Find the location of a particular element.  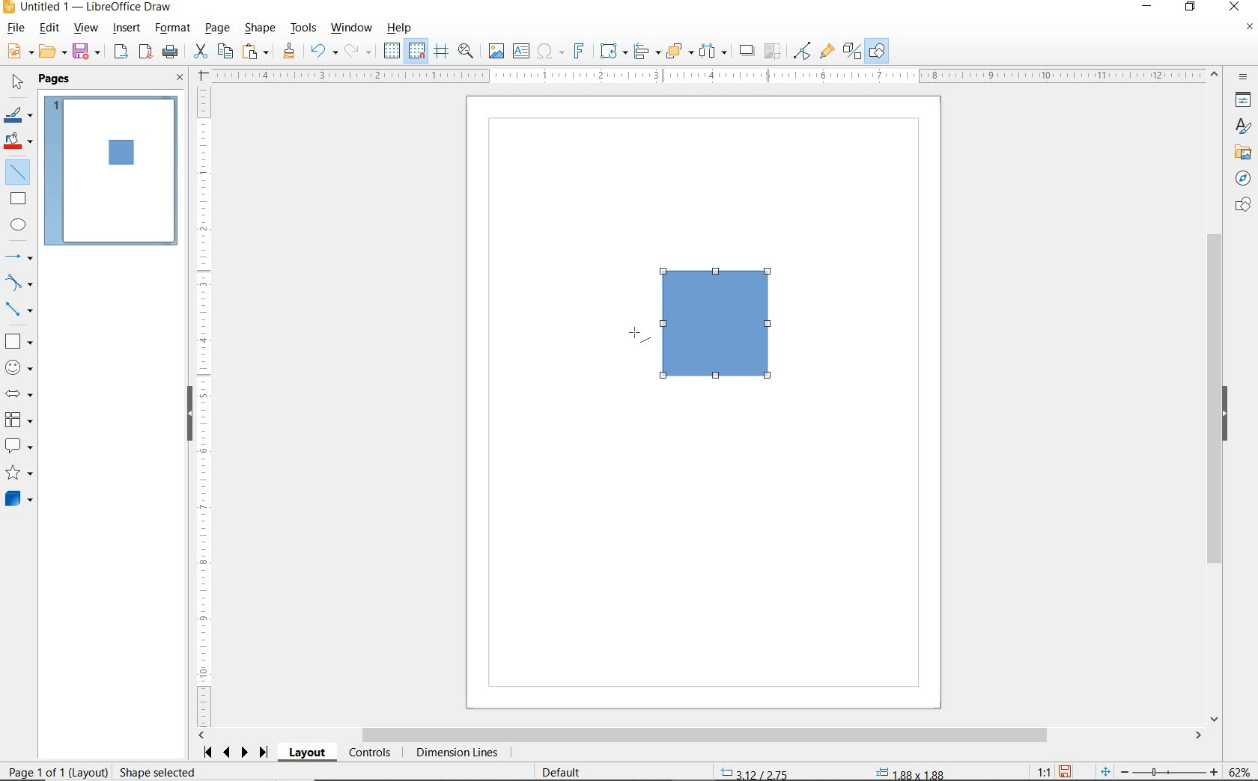

SAVE is located at coordinates (88, 52).